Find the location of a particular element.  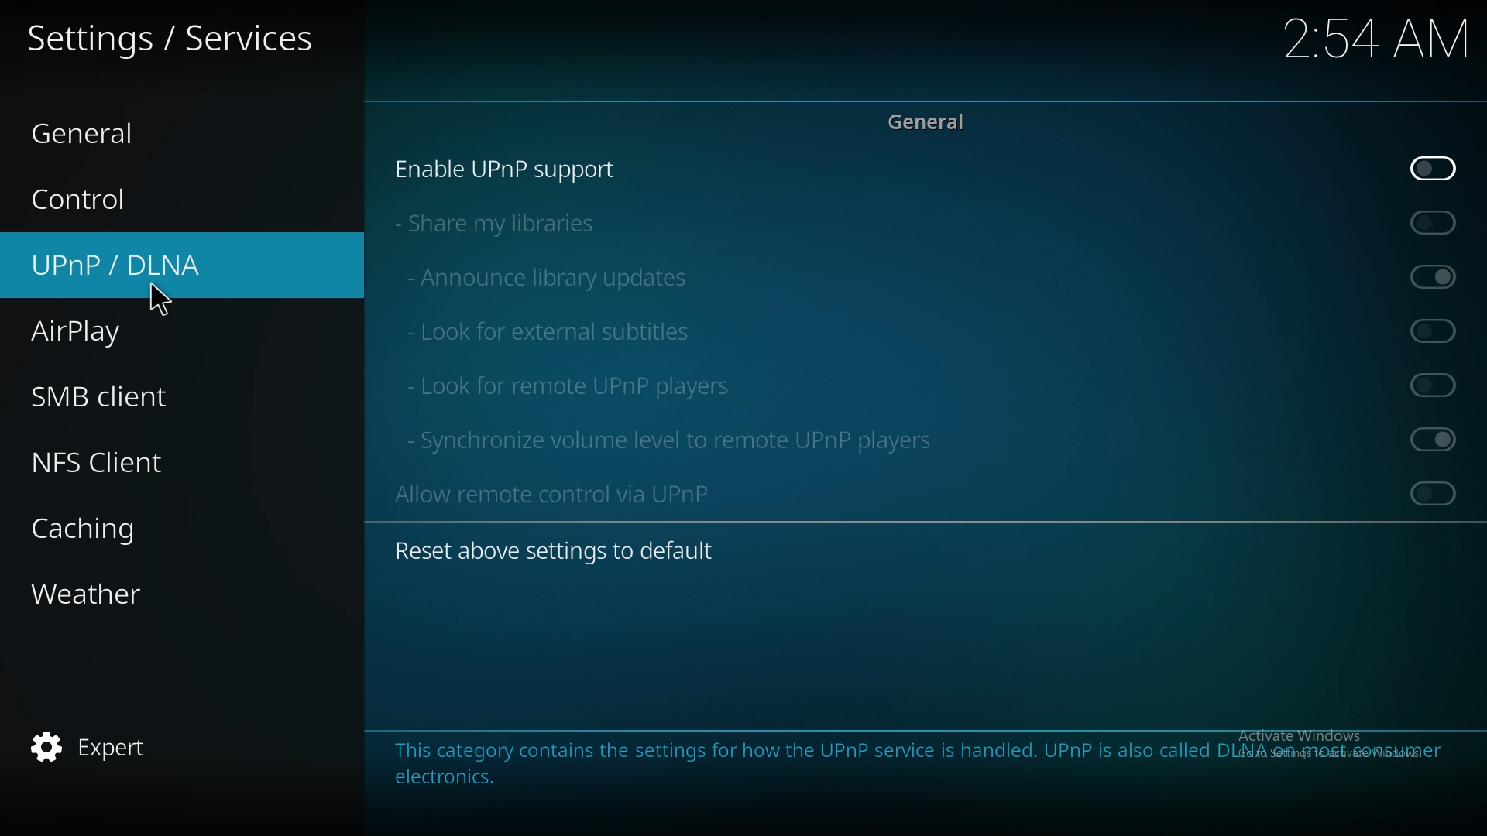

look for remote upnp players is located at coordinates (572, 384).